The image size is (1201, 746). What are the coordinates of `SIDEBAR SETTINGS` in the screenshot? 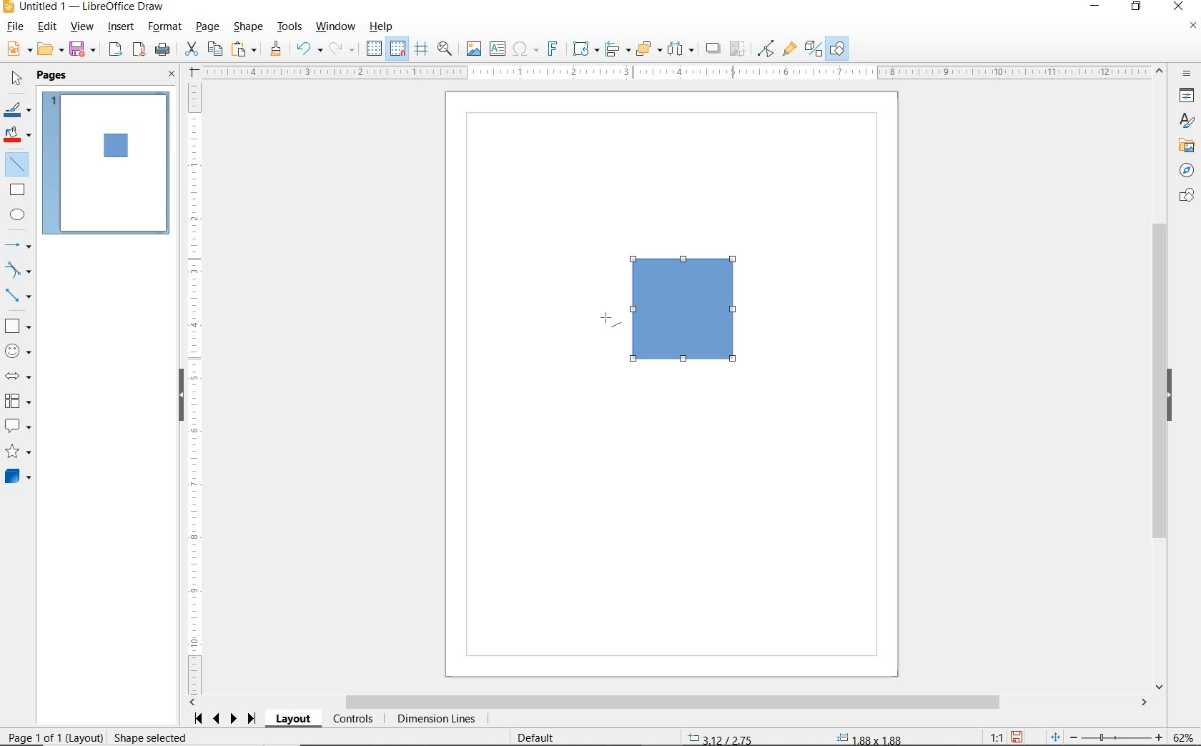 It's located at (1188, 74).